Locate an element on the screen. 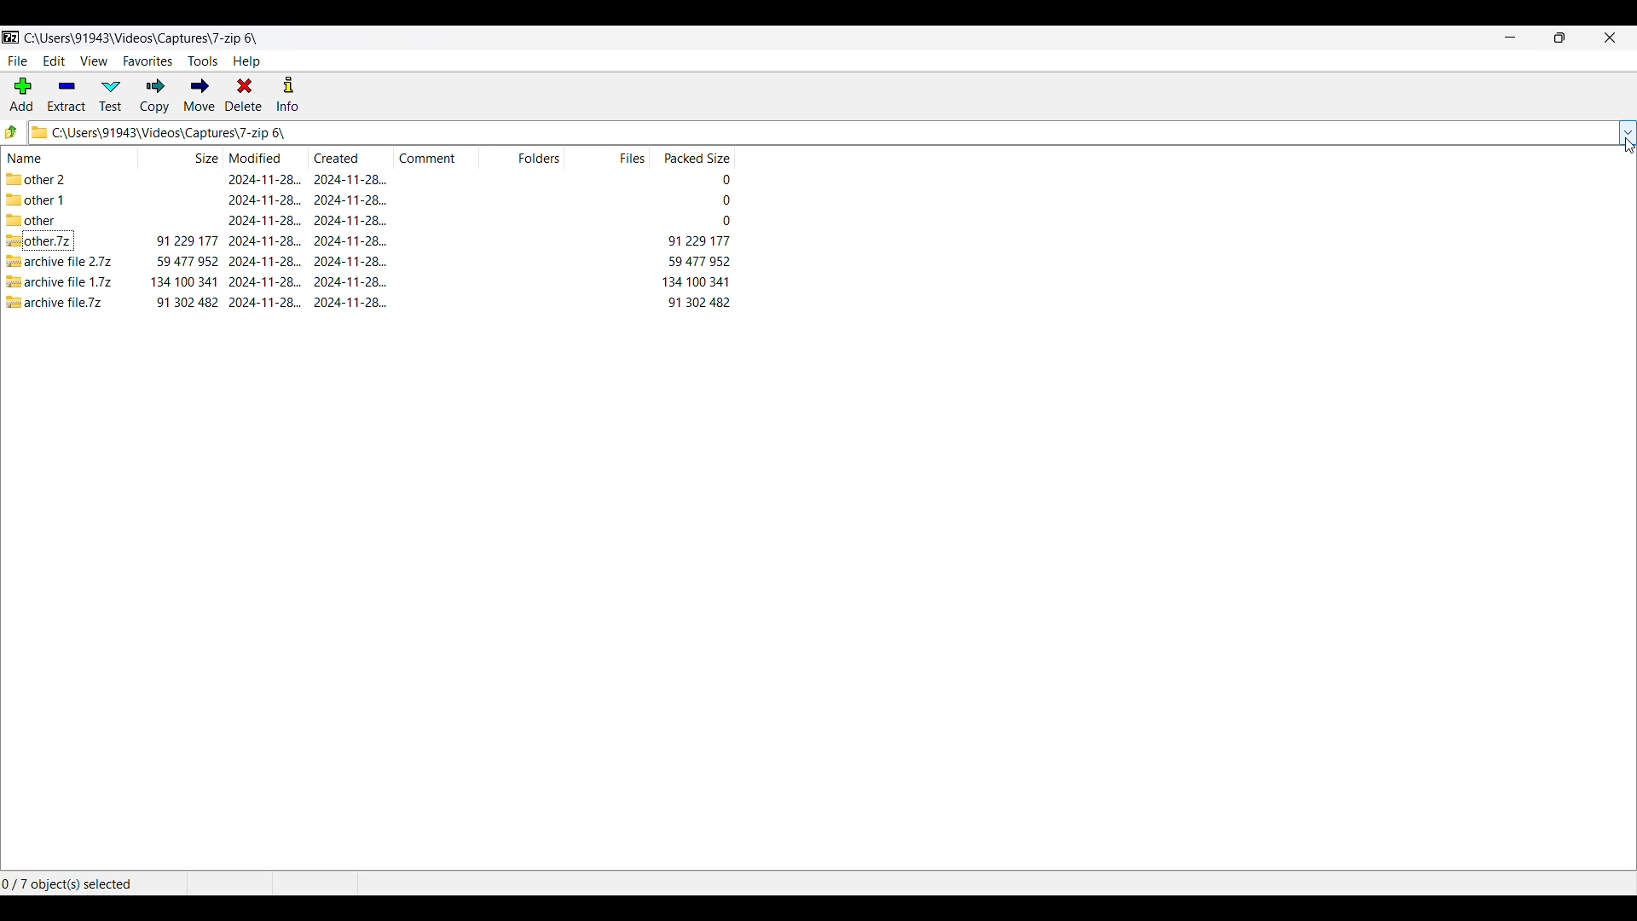 The height and width of the screenshot is (921, 1637). modified date & time is located at coordinates (265, 261).